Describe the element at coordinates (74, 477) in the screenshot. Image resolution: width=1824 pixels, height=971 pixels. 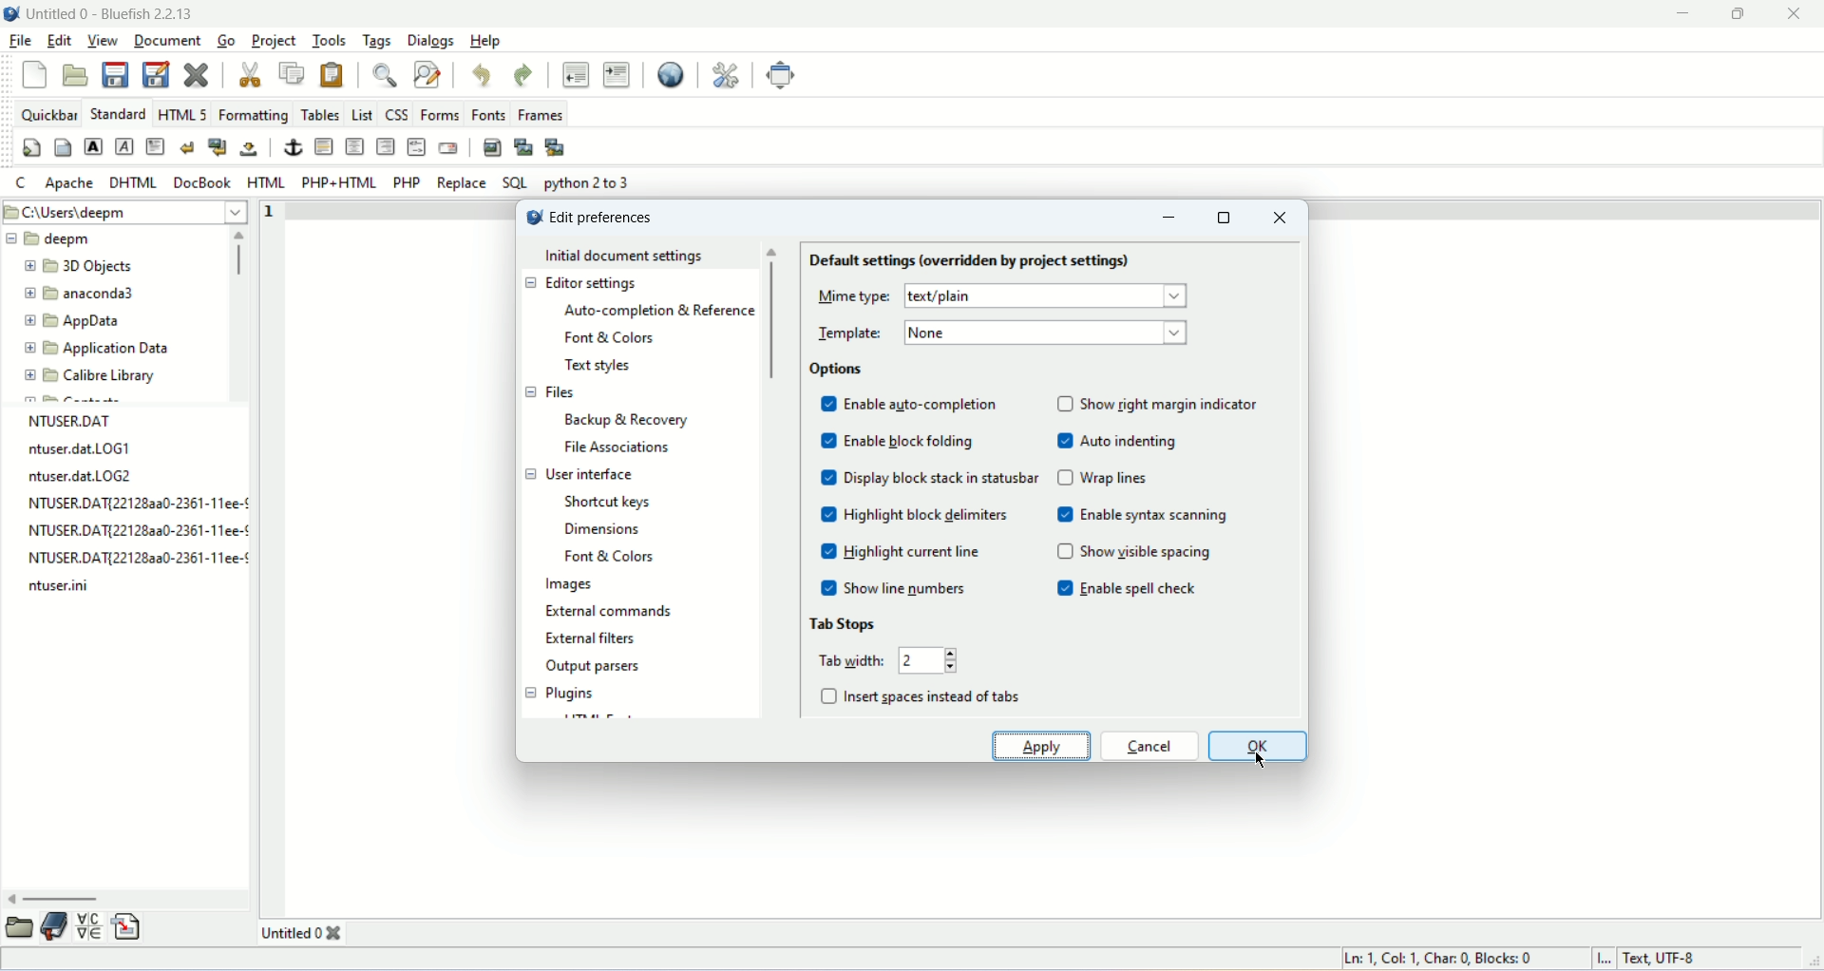
I see `ntuser.dat.LOG2` at that location.